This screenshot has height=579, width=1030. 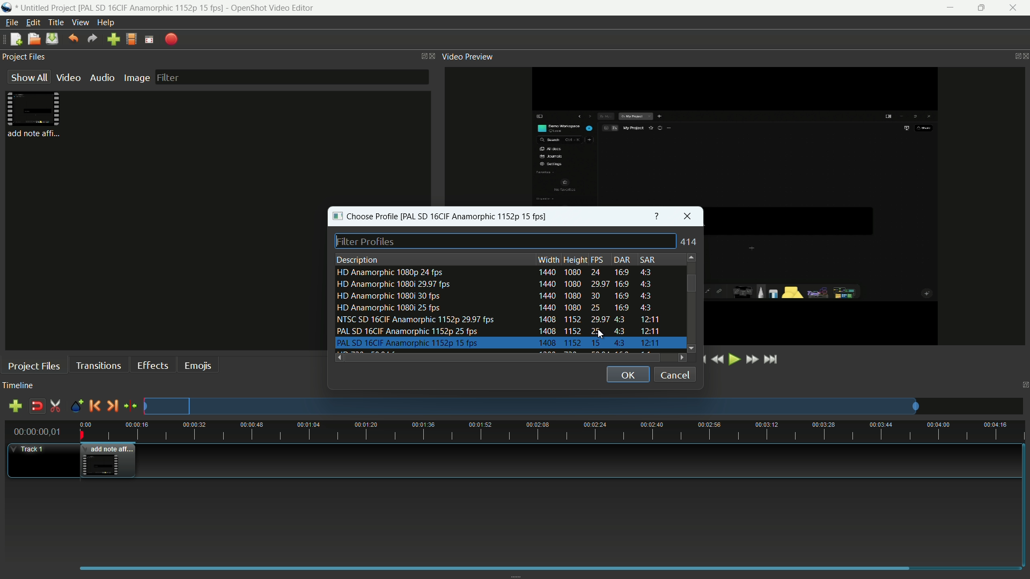 What do you see at coordinates (495, 296) in the screenshot?
I see `profile-3` at bounding box center [495, 296].